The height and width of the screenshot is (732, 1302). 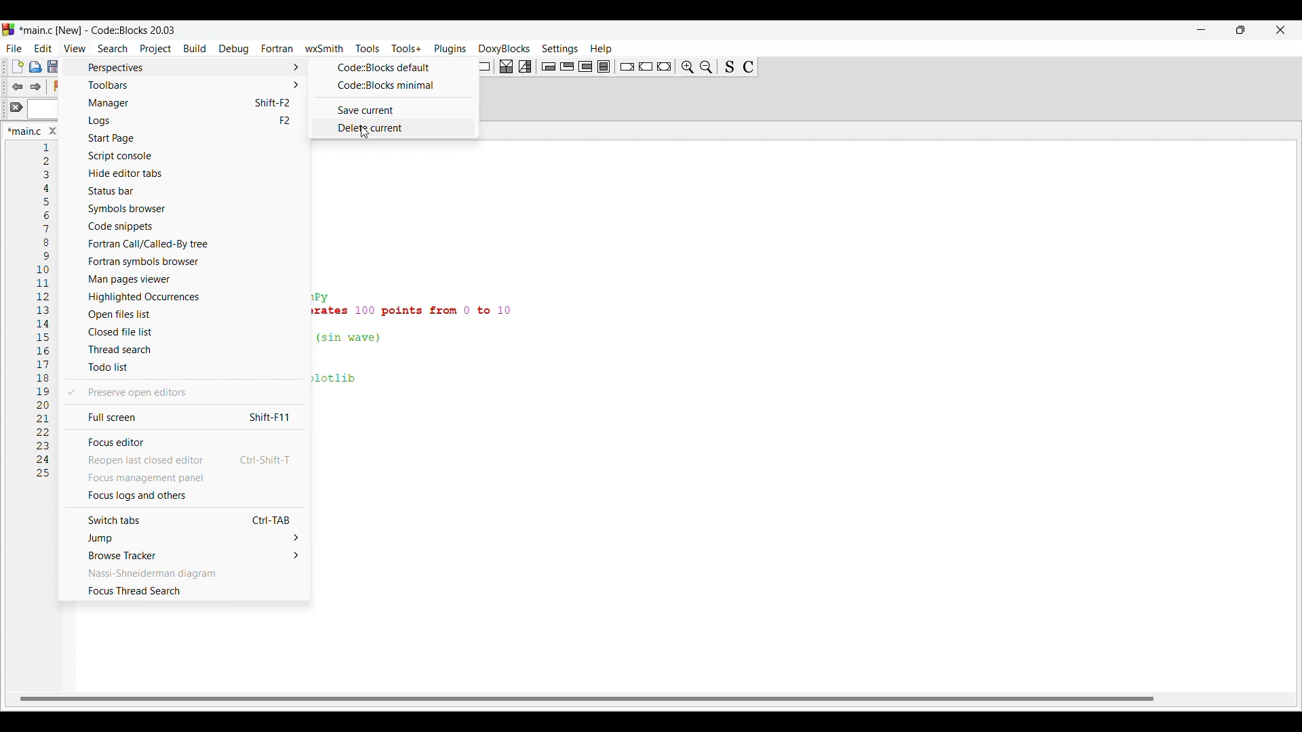 I want to click on Counting loop, so click(x=585, y=66).